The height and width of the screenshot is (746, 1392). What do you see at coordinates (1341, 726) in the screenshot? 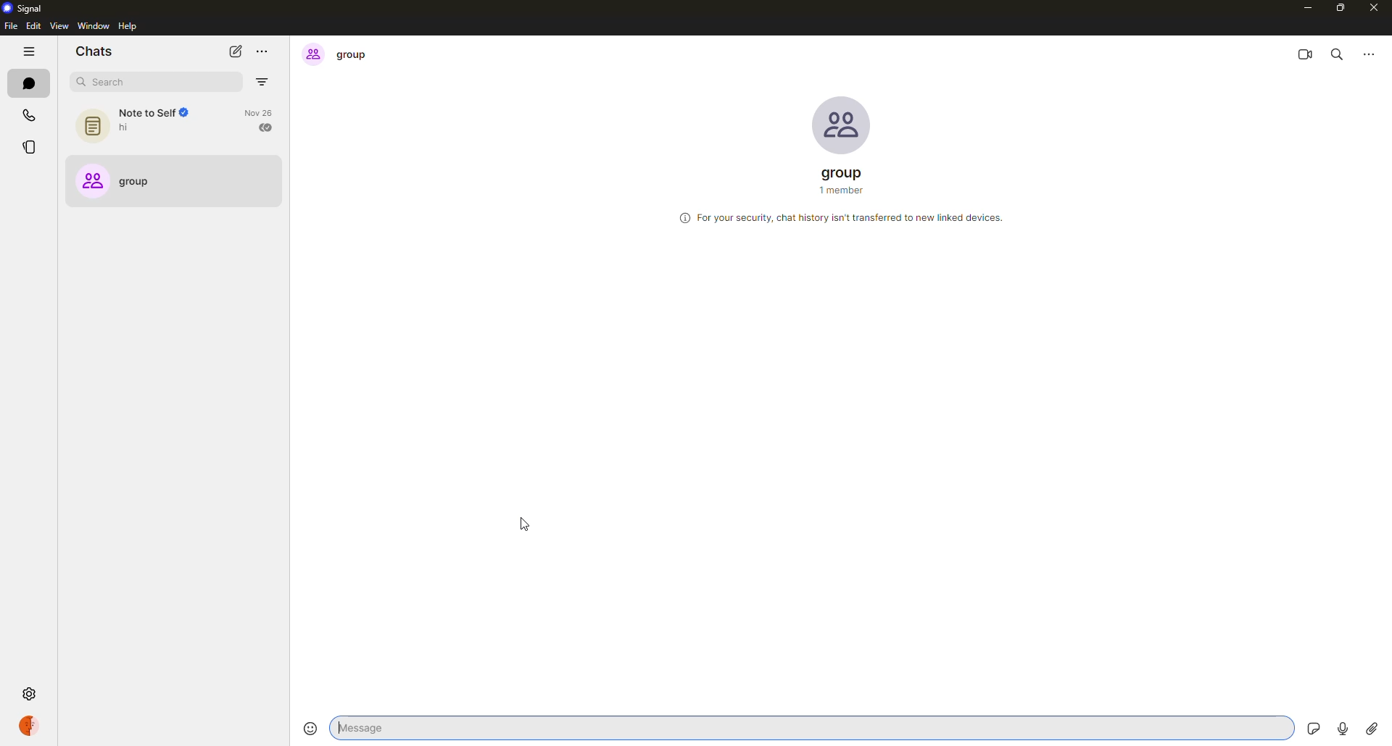
I see `record` at bounding box center [1341, 726].